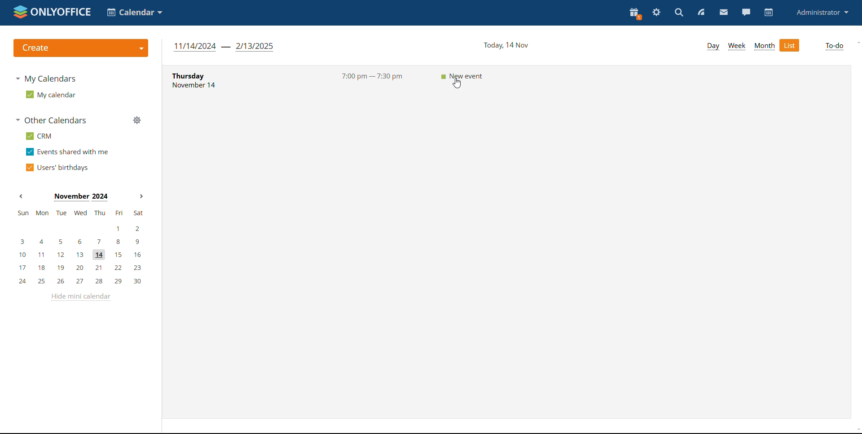 This screenshot has width=862, height=434. Describe the element at coordinates (81, 299) in the screenshot. I see `hide mini calendar` at that location.